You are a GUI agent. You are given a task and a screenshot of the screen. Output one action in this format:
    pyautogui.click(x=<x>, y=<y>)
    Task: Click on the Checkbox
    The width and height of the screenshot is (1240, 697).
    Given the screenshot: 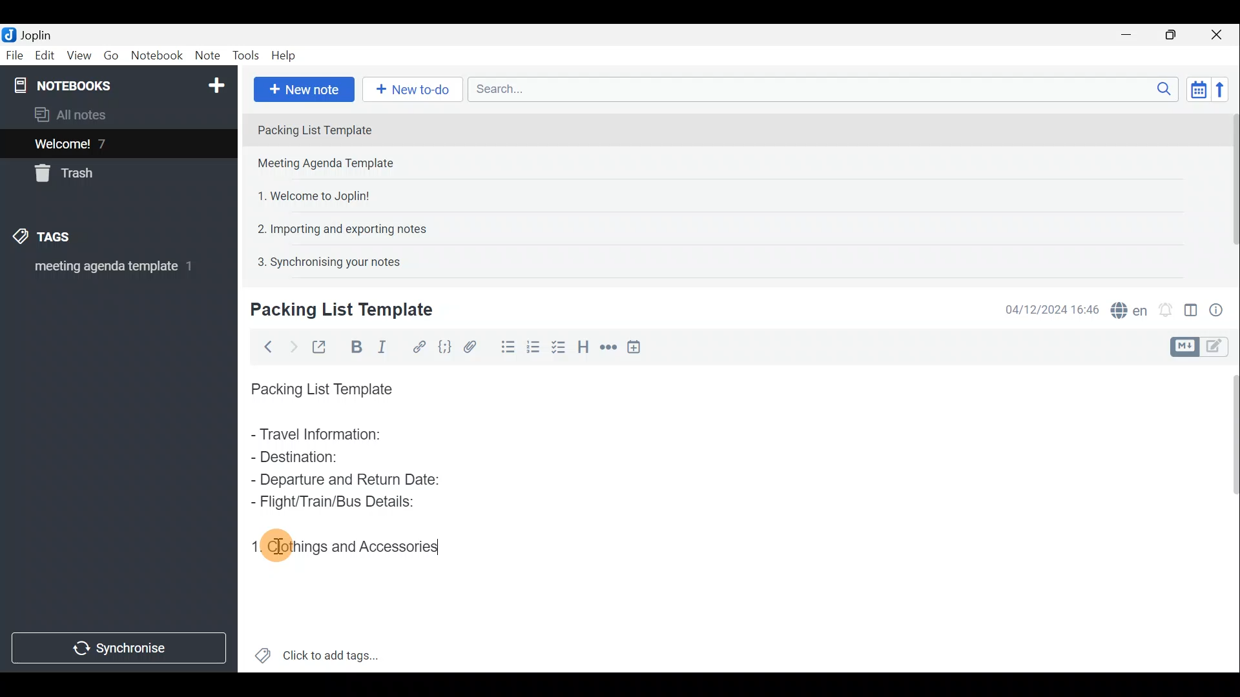 What is the action you would take?
    pyautogui.click(x=533, y=345)
    